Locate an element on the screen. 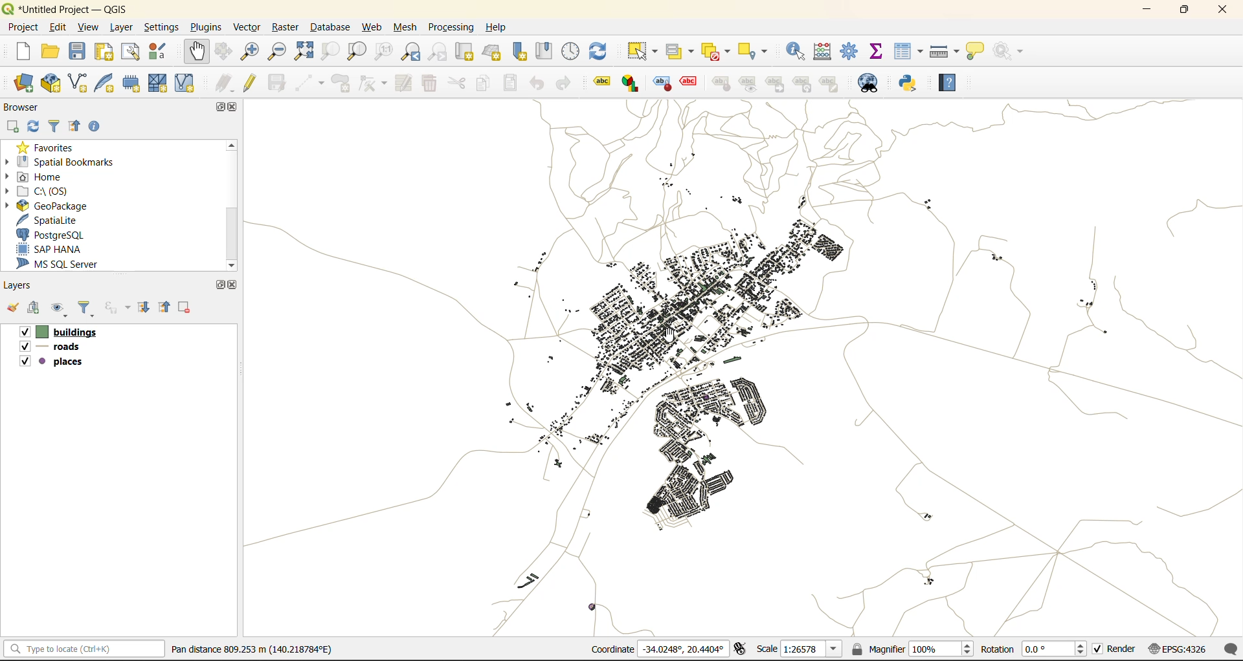 Image resolution: width=1243 pixels, height=661 pixels. open is located at coordinates (13, 308).